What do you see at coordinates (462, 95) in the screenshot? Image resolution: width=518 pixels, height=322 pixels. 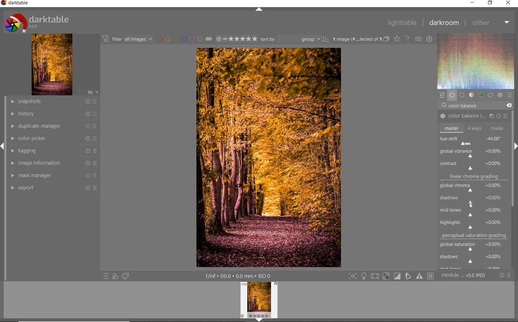 I see `base` at bounding box center [462, 95].